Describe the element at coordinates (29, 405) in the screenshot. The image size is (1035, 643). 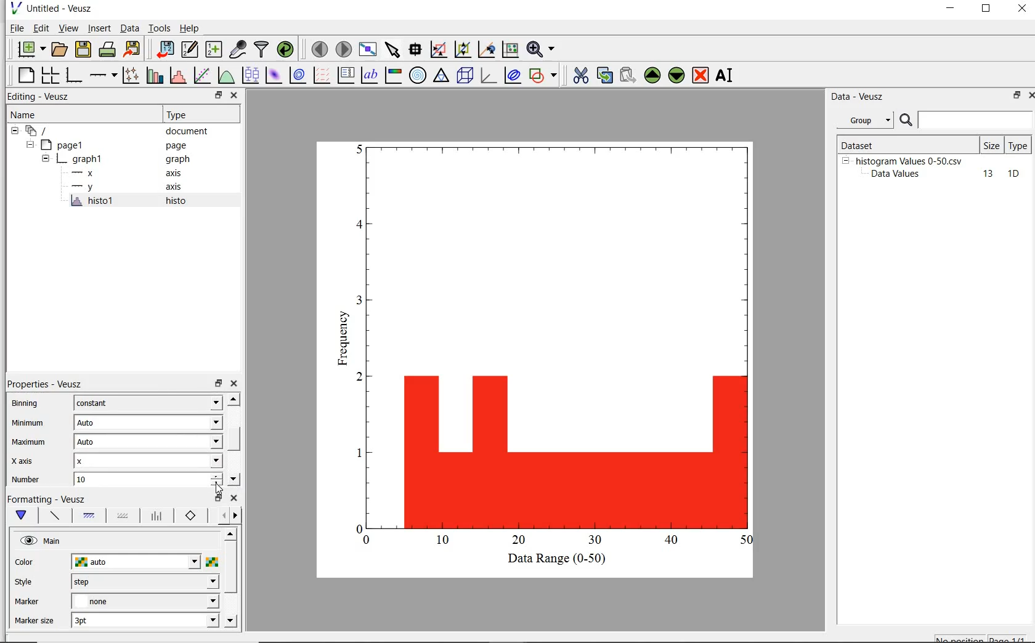
I see `Binning` at that location.